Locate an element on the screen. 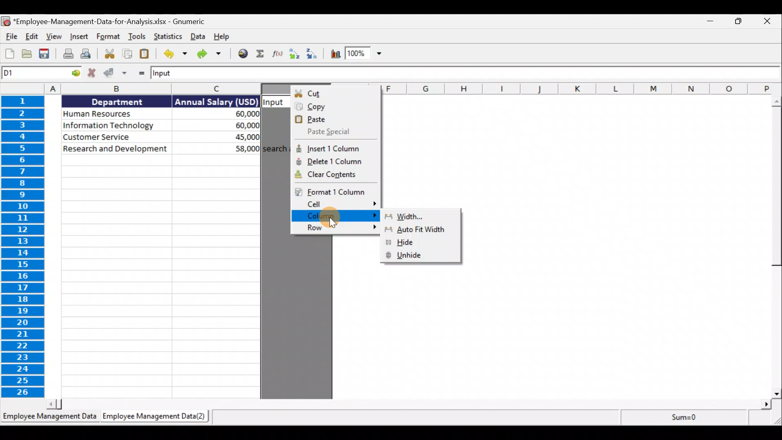 This screenshot has height=440, width=782. Data is located at coordinates (175, 126).